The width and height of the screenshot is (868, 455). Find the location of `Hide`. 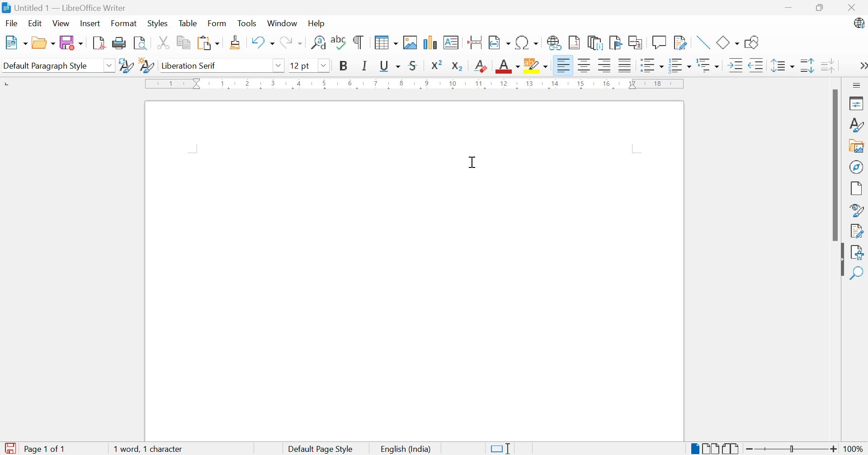

Hide is located at coordinates (841, 264).